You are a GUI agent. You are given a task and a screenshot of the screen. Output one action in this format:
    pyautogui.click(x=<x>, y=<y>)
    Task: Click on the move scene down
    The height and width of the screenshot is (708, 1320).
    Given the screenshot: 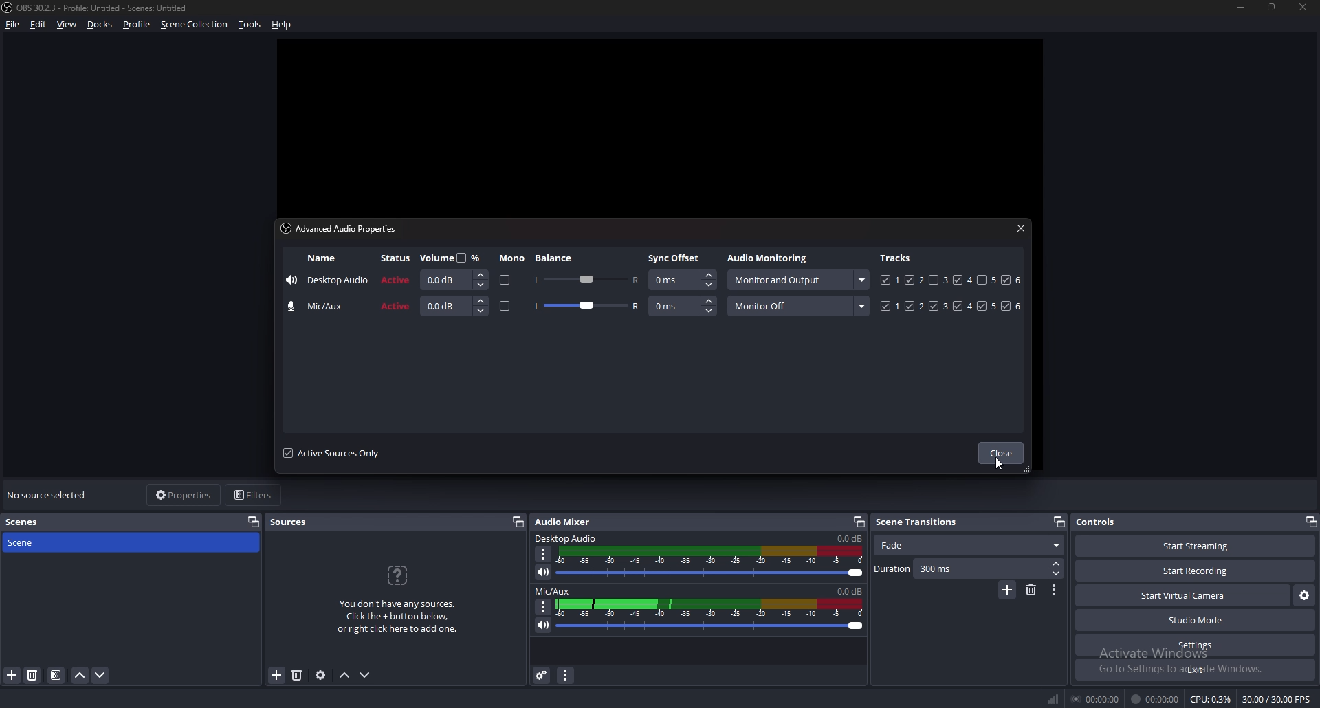 What is the action you would take?
    pyautogui.click(x=100, y=676)
    